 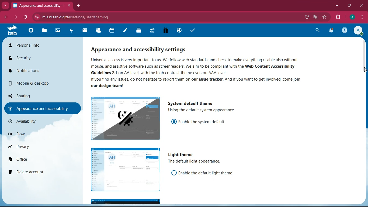 What do you see at coordinates (12, 30) in the screenshot?
I see `tab` at bounding box center [12, 30].